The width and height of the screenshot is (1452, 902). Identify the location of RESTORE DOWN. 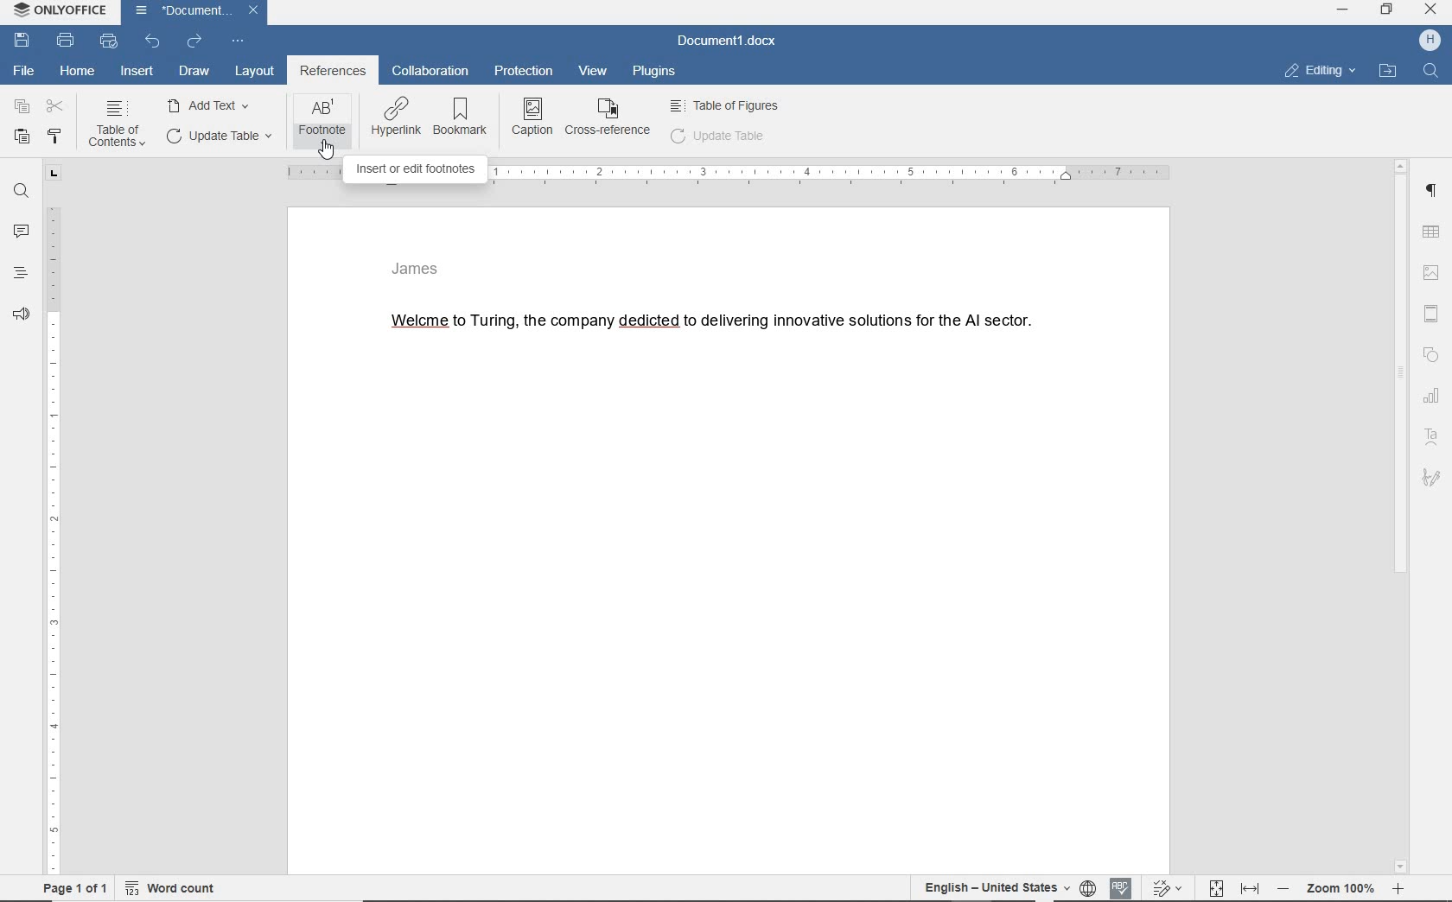
(1389, 11).